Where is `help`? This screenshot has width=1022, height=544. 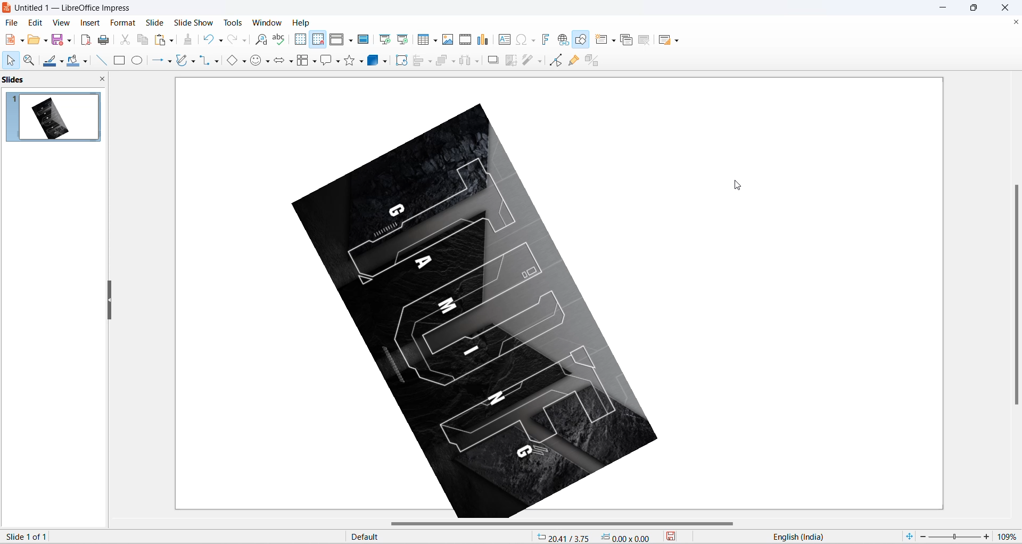
help is located at coordinates (302, 22).